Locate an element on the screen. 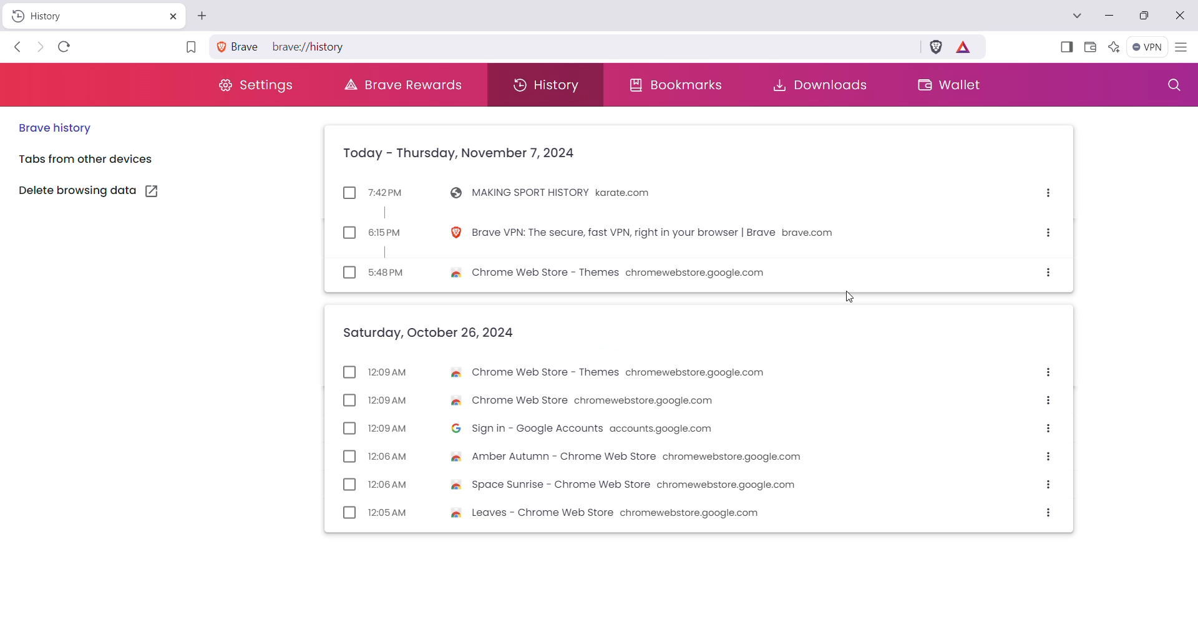 The image size is (1198, 635). Space Sunrise - Chrome Web Store chromewebstore.google.com is located at coordinates (621, 487).